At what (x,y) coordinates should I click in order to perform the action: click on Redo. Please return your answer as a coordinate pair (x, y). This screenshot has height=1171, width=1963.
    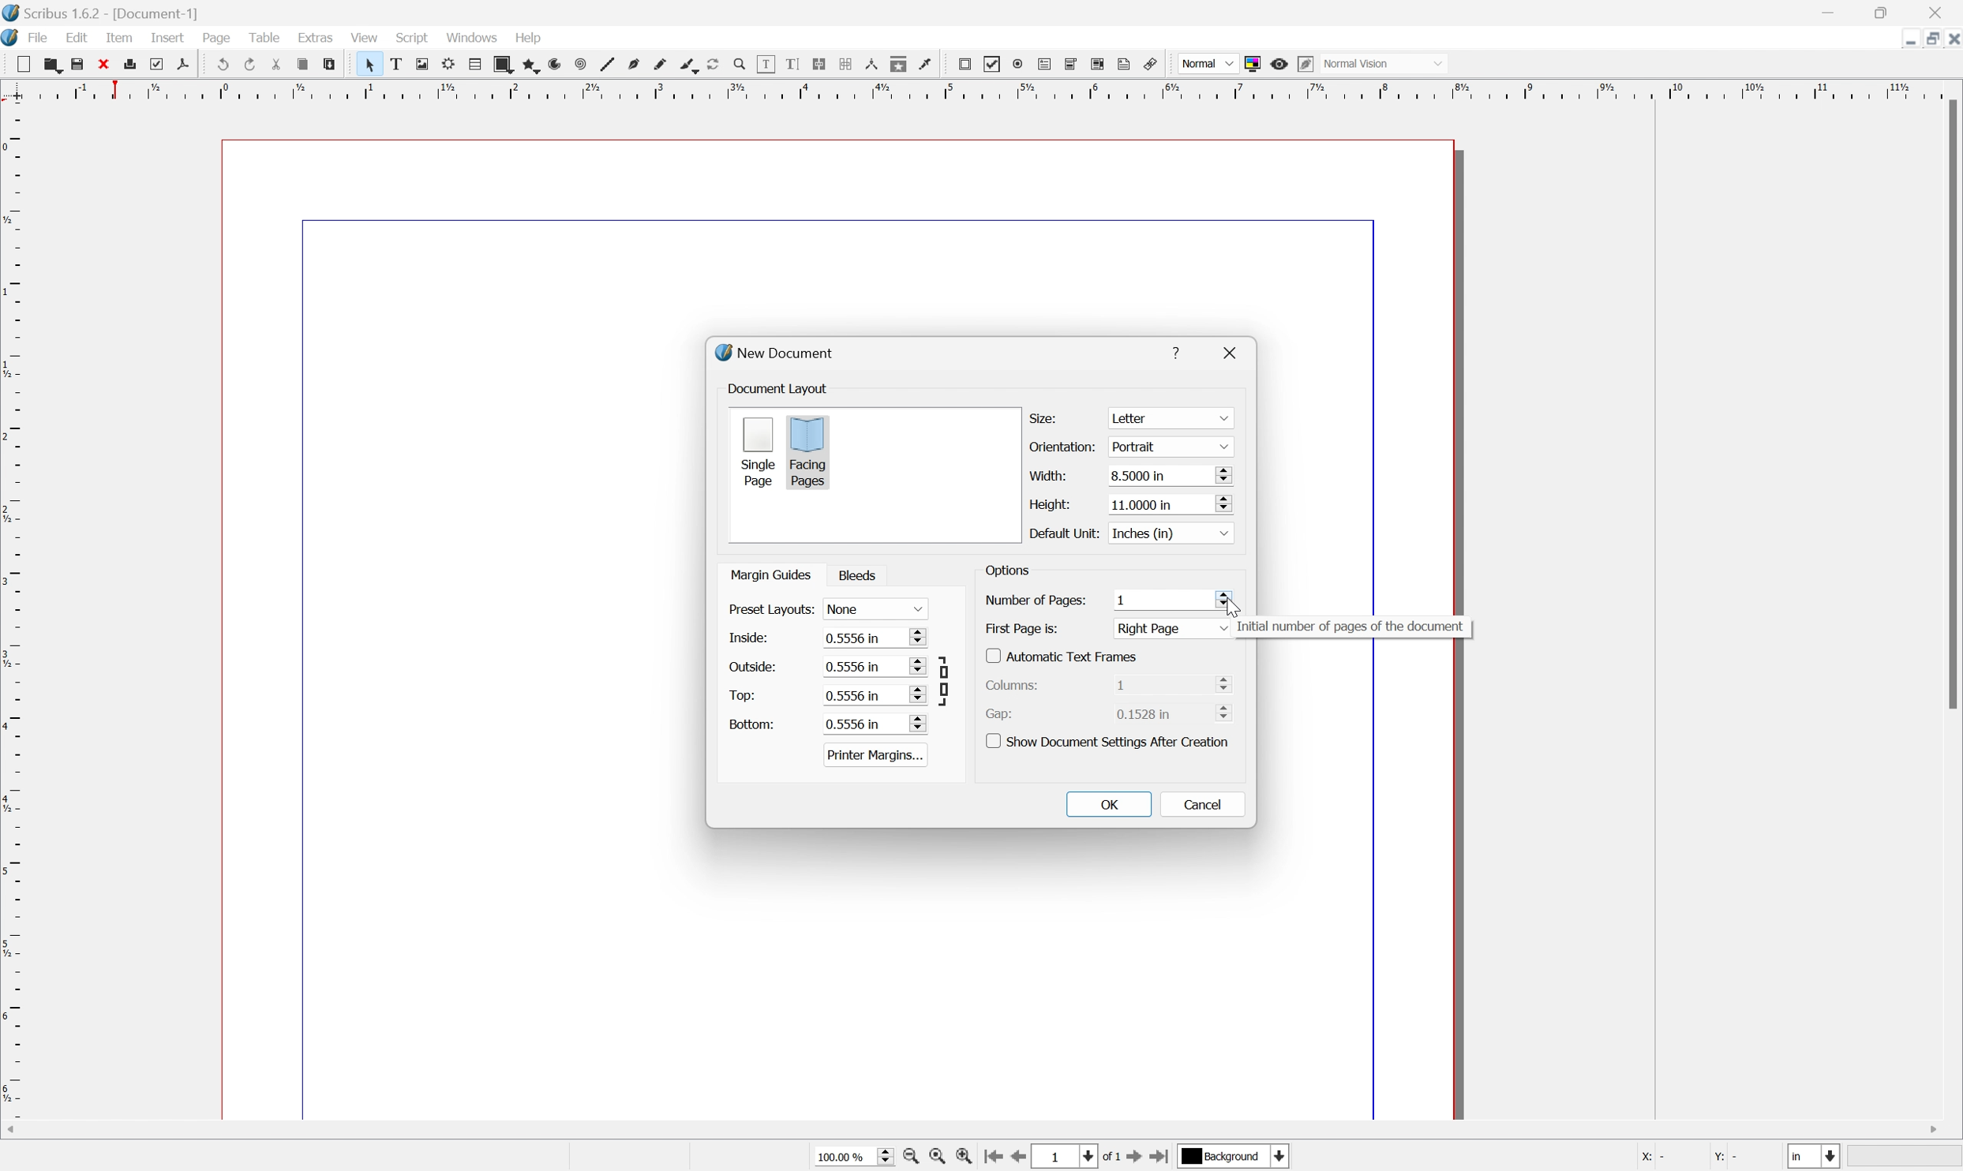
    Looking at the image, I should click on (250, 65).